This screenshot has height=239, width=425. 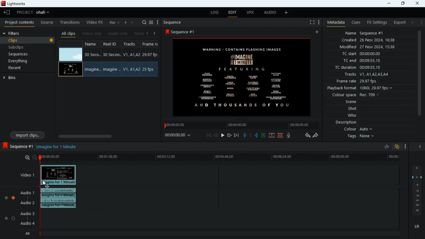 What do you see at coordinates (126, 23) in the screenshot?
I see `right` at bounding box center [126, 23].